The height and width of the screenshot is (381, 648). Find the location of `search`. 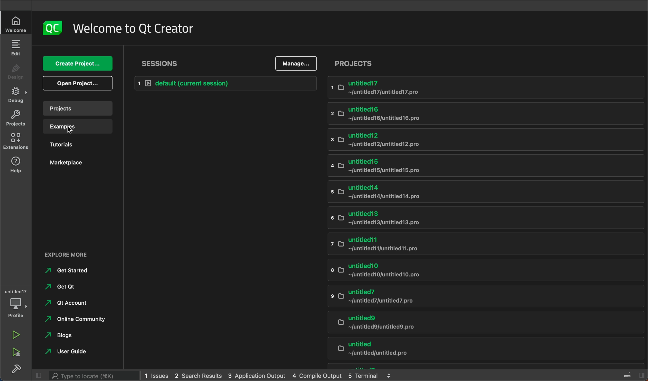

search is located at coordinates (95, 376).